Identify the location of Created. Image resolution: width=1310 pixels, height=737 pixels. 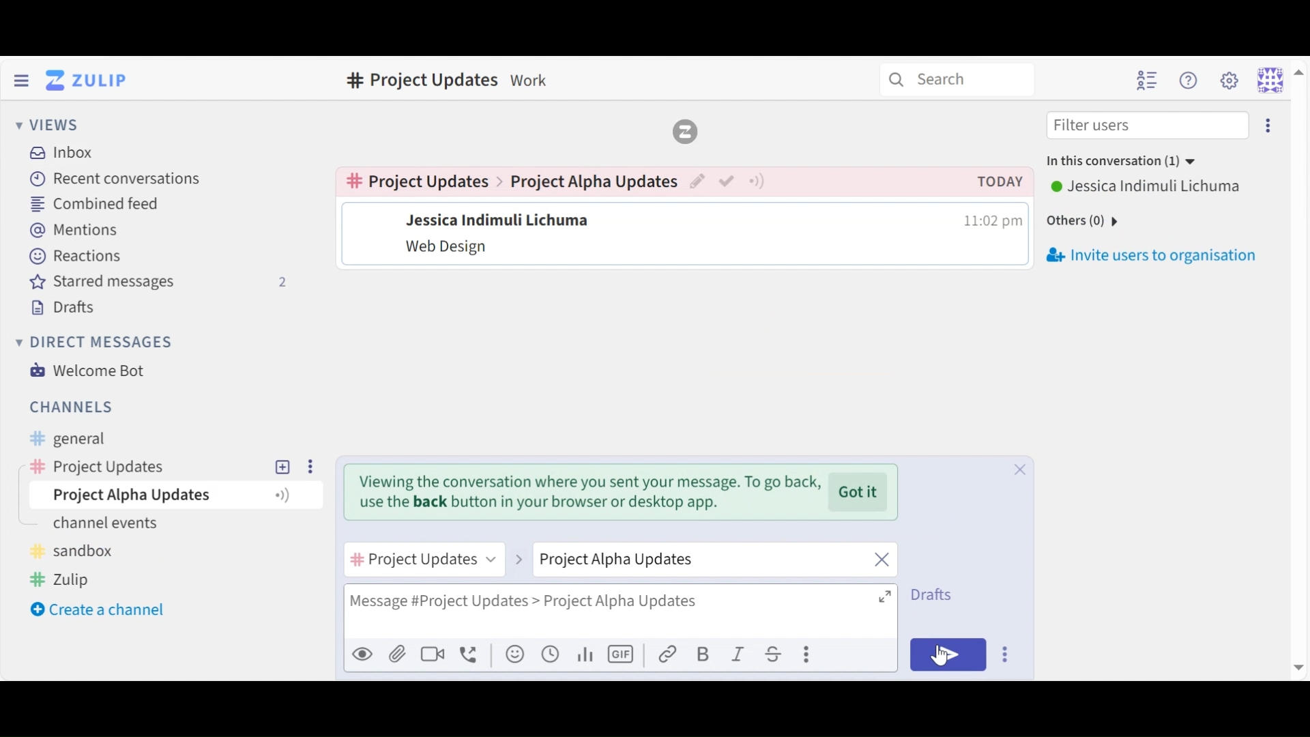
(1000, 181).